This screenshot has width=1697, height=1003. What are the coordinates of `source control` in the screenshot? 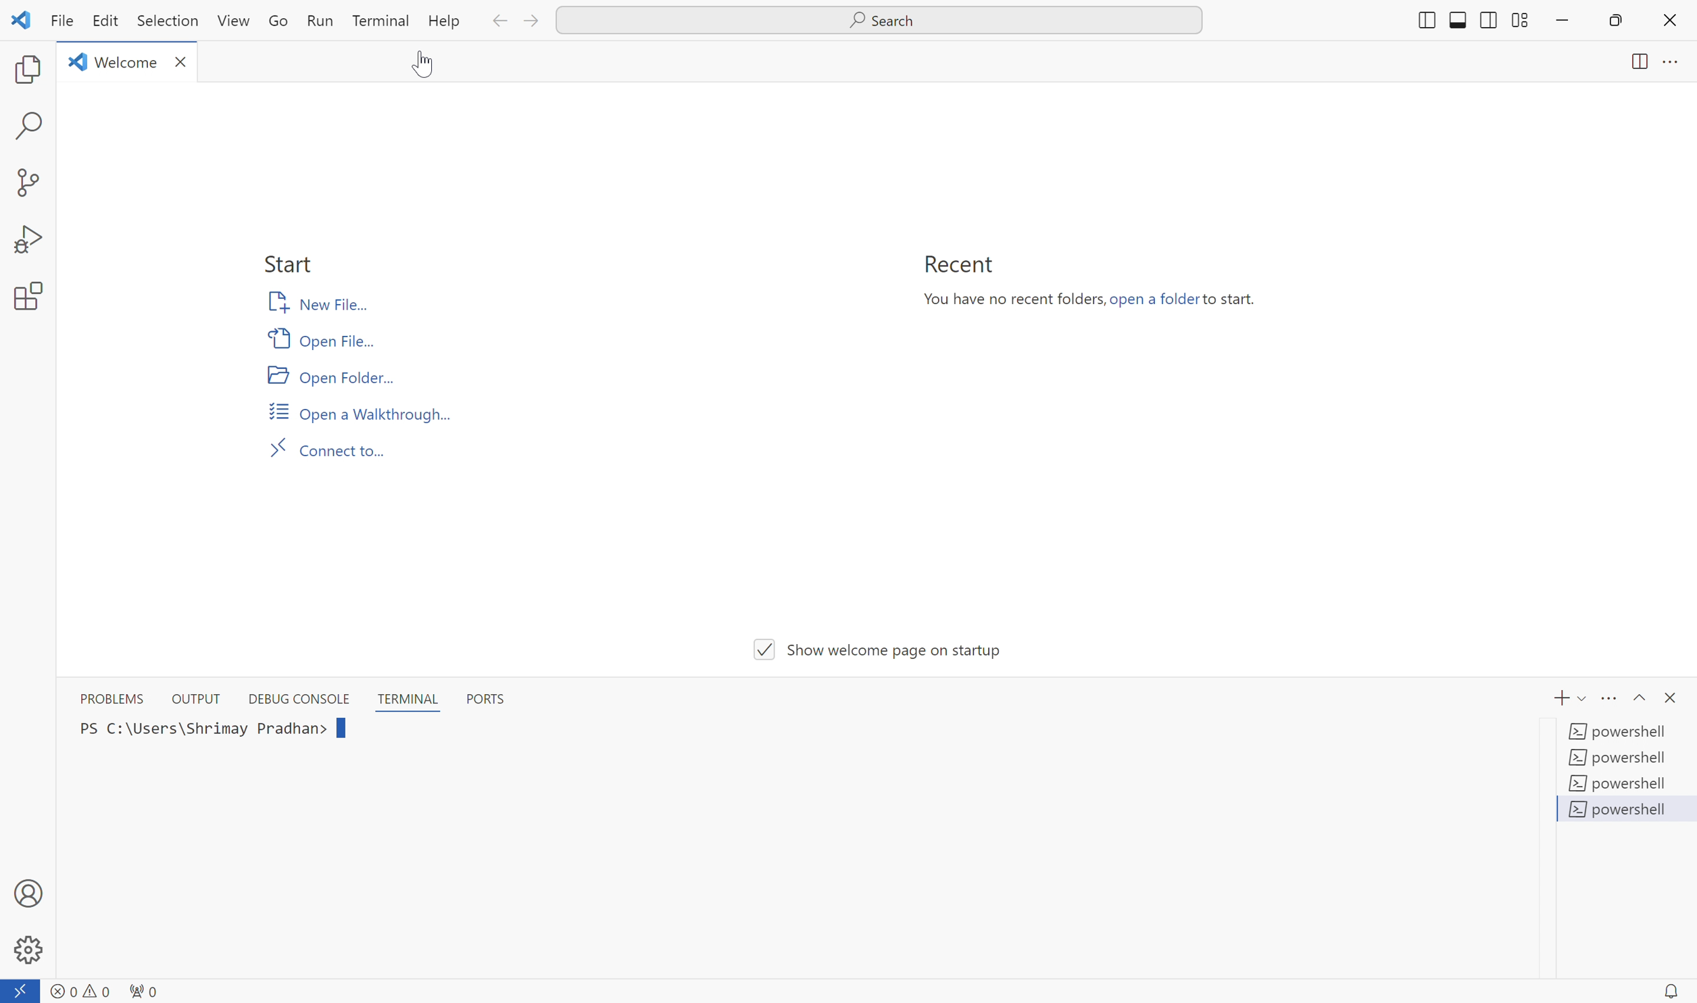 It's located at (26, 182).